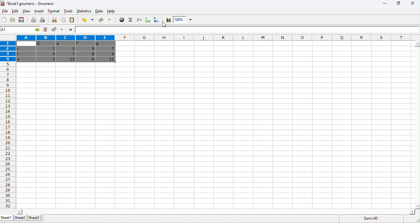 This screenshot has width=420, height=223. What do you see at coordinates (399, 4) in the screenshot?
I see `maximize` at bounding box center [399, 4].